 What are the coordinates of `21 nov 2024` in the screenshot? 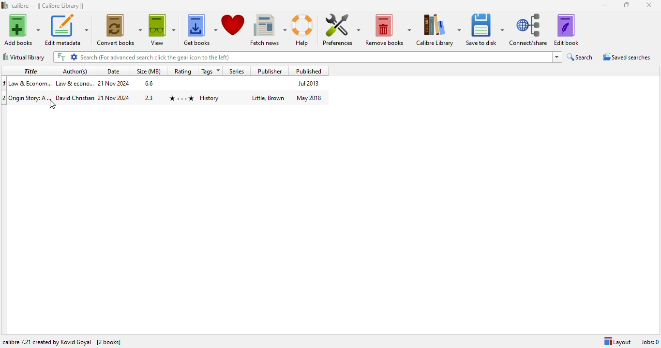 It's located at (114, 83).